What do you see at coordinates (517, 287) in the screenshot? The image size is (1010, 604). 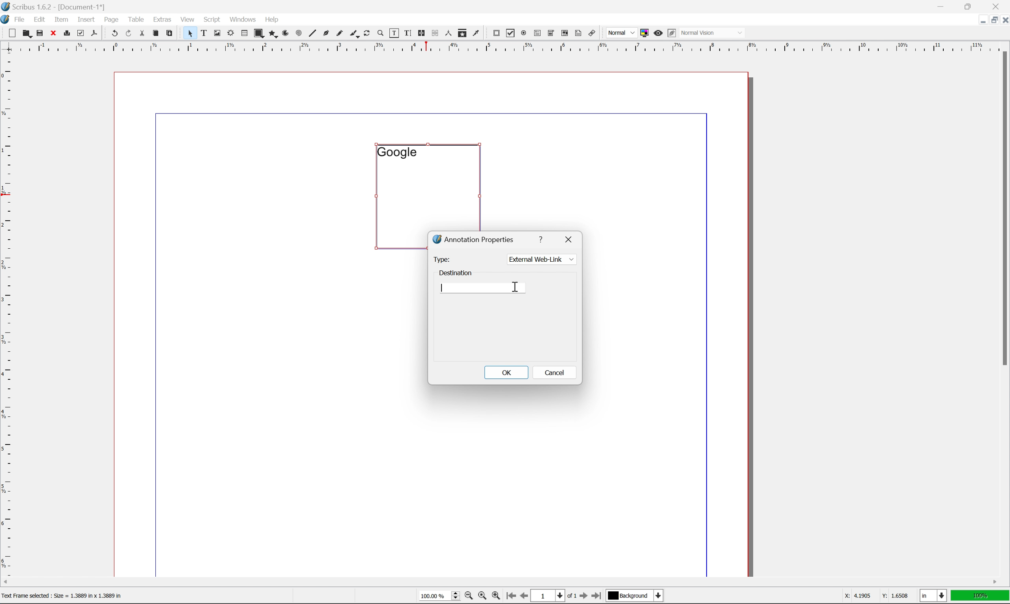 I see `cursor` at bounding box center [517, 287].